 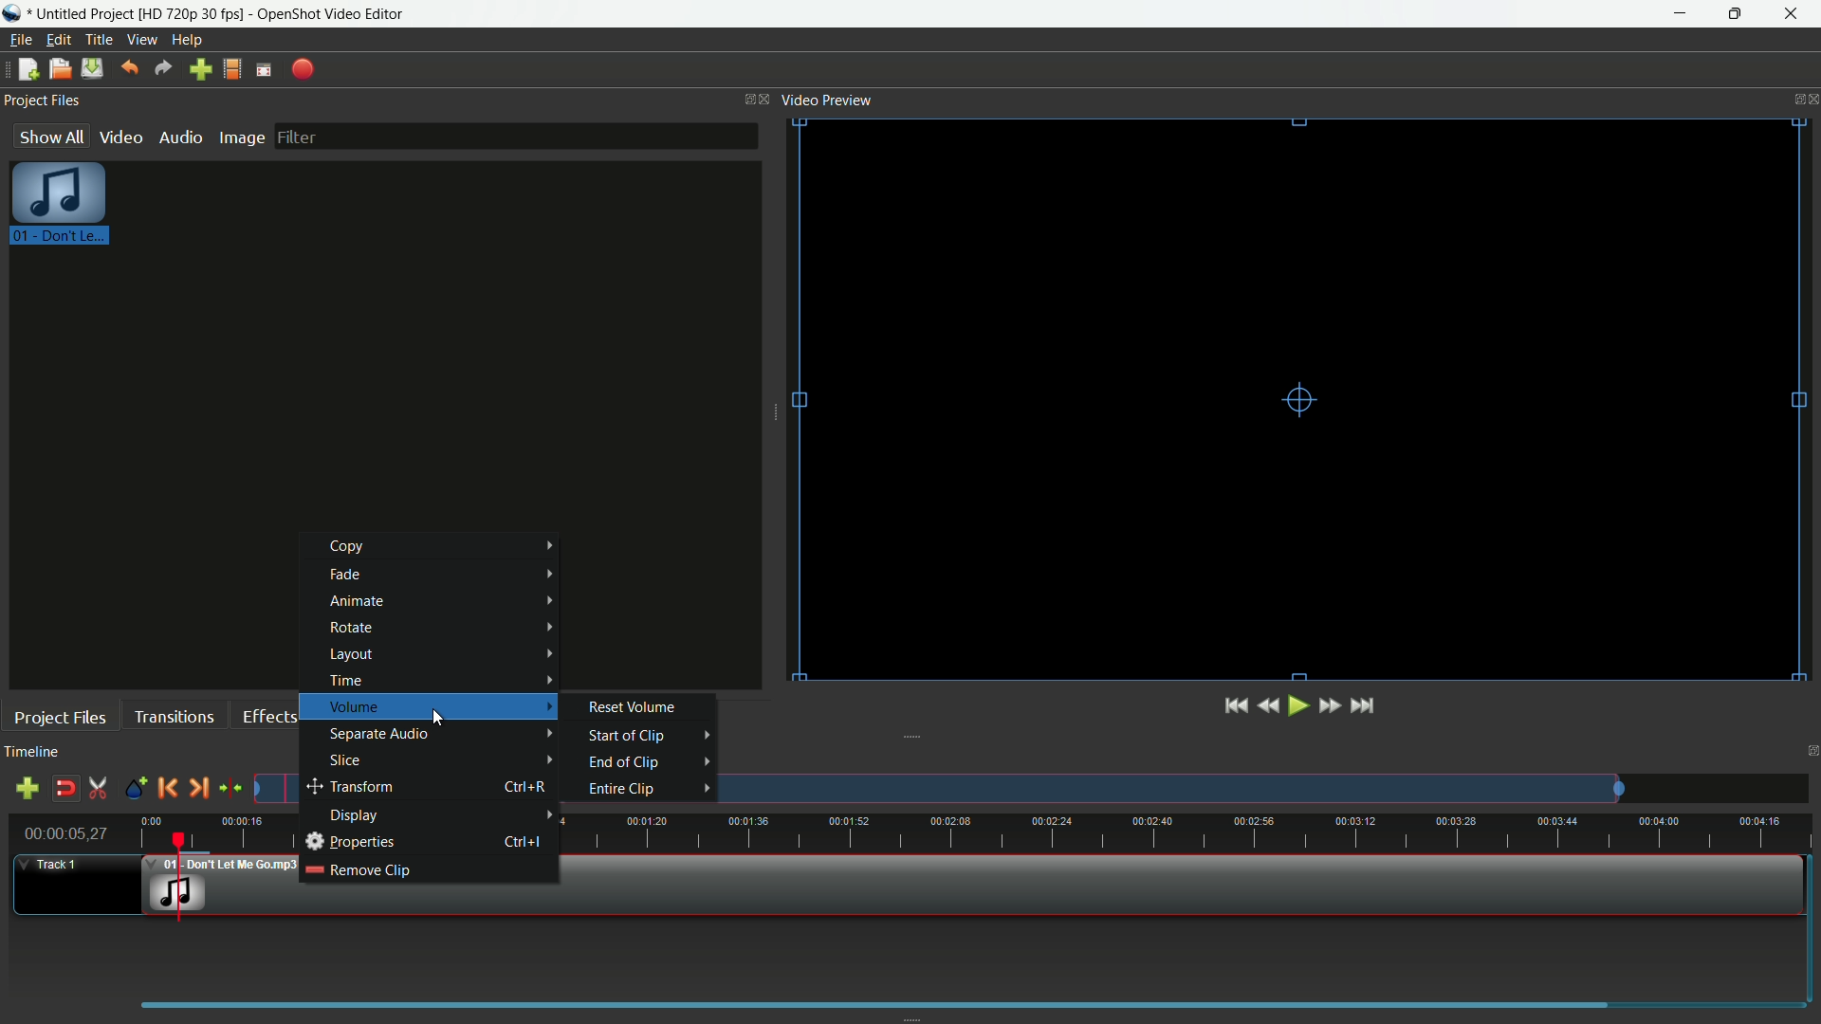 What do you see at coordinates (163, 68) in the screenshot?
I see `redo` at bounding box center [163, 68].